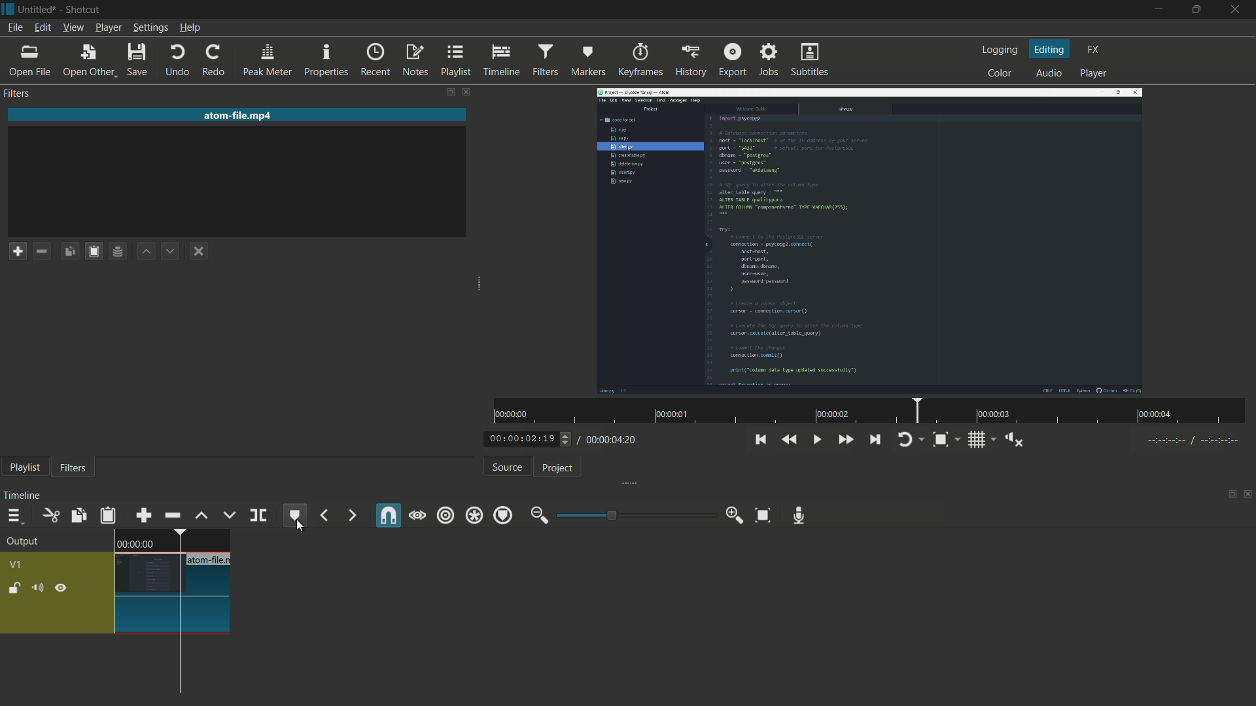 The height and width of the screenshot is (706, 1256). I want to click on copy checked filters, so click(92, 251).